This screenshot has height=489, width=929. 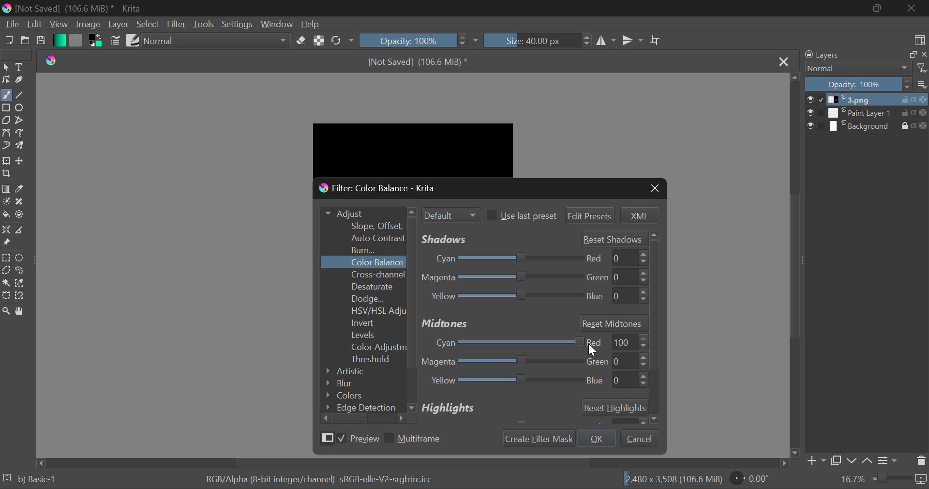 What do you see at coordinates (21, 201) in the screenshot?
I see `Smart Patch Tool` at bounding box center [21, 201].